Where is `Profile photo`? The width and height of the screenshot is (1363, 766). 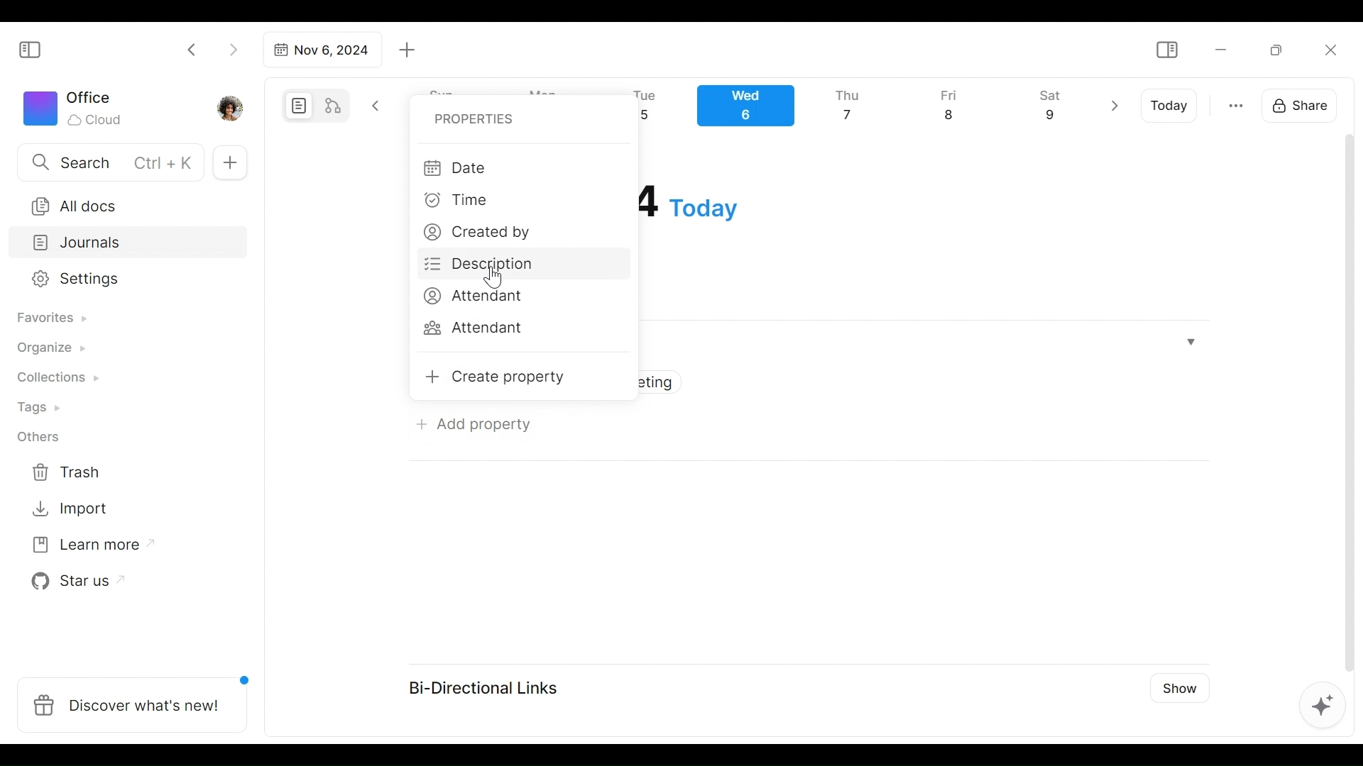 Profile photo is located at coordinates (231, 105).